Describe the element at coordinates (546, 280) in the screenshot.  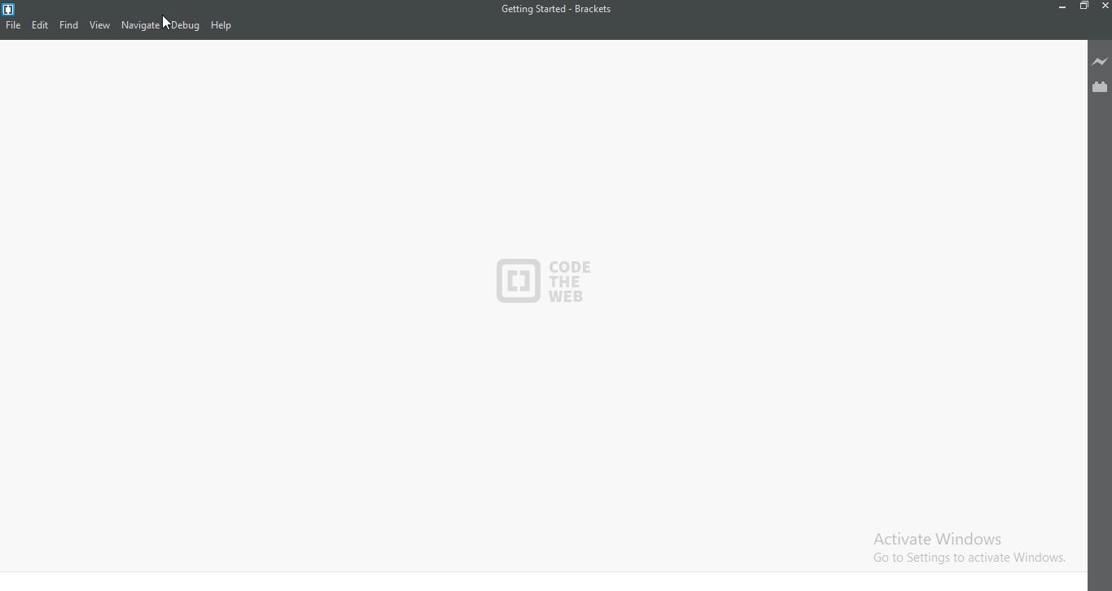
I see `logo` at that location.